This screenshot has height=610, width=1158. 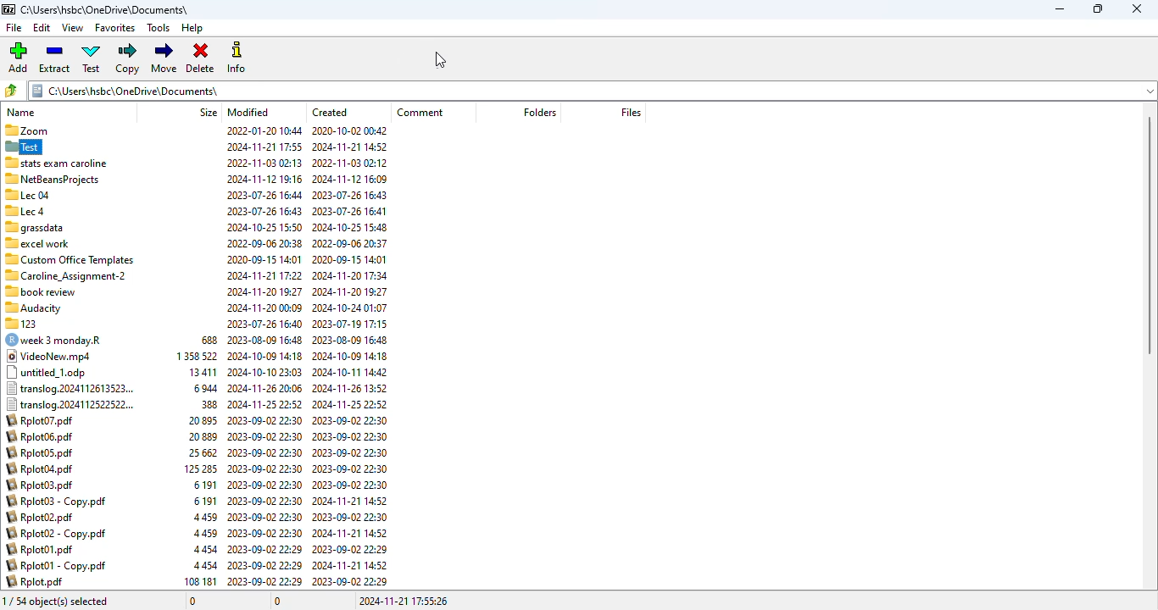 What do you see at coordinates (264, 227) in the screenshot?
I see `2024-10-25 15:50` at bounding box center [264, 227].